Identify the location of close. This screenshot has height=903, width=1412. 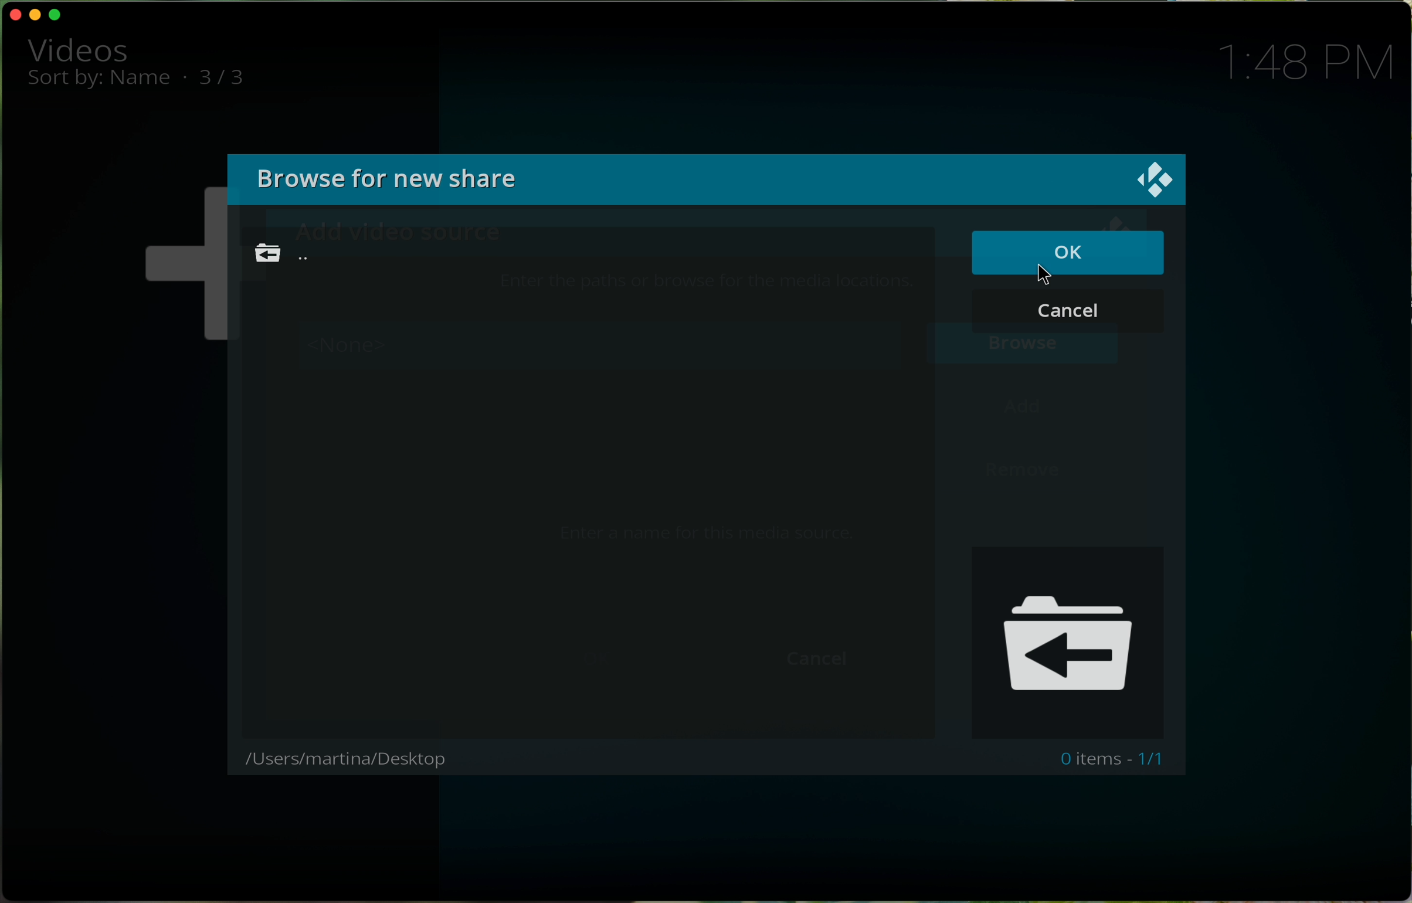
(12, 14).